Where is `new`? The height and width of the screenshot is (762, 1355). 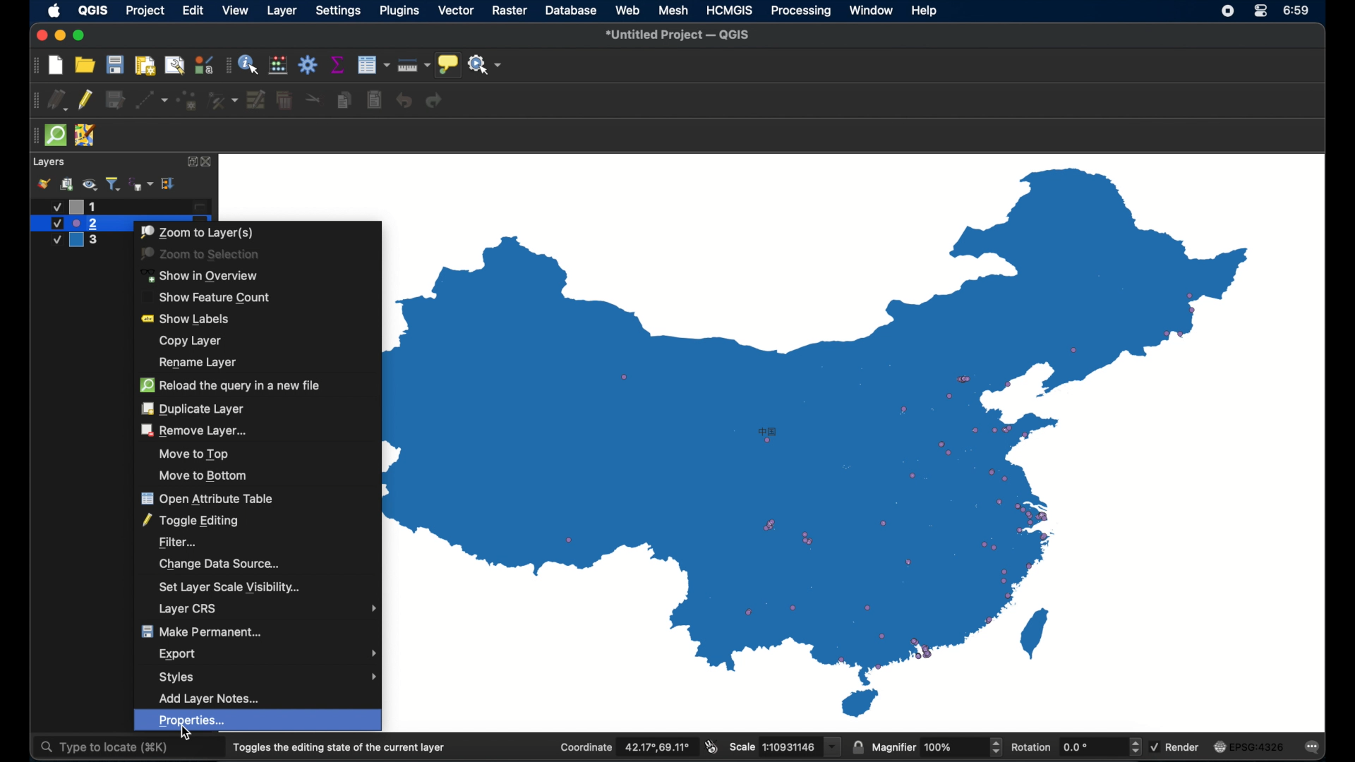 new is located at coordinates (55, 66).